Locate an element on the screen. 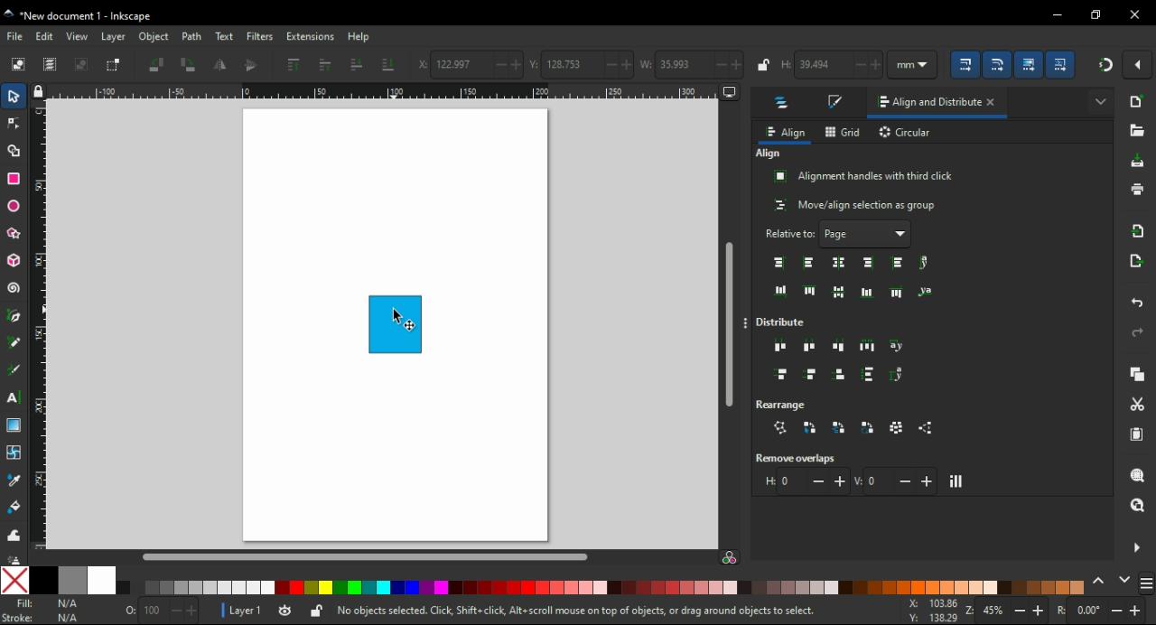 This screenshot has width=1156, height=625. remove overlaps is located at coordinates (795, 458).